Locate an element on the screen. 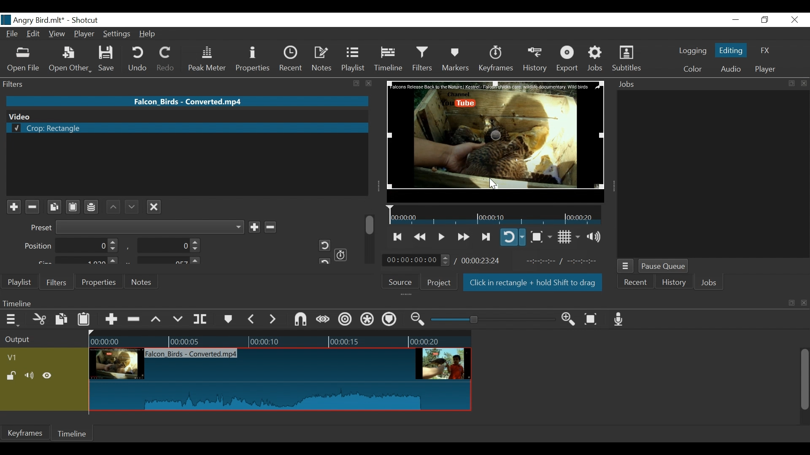 This screenshot has height=455, width=810. History is located at coordinates (674, 284).